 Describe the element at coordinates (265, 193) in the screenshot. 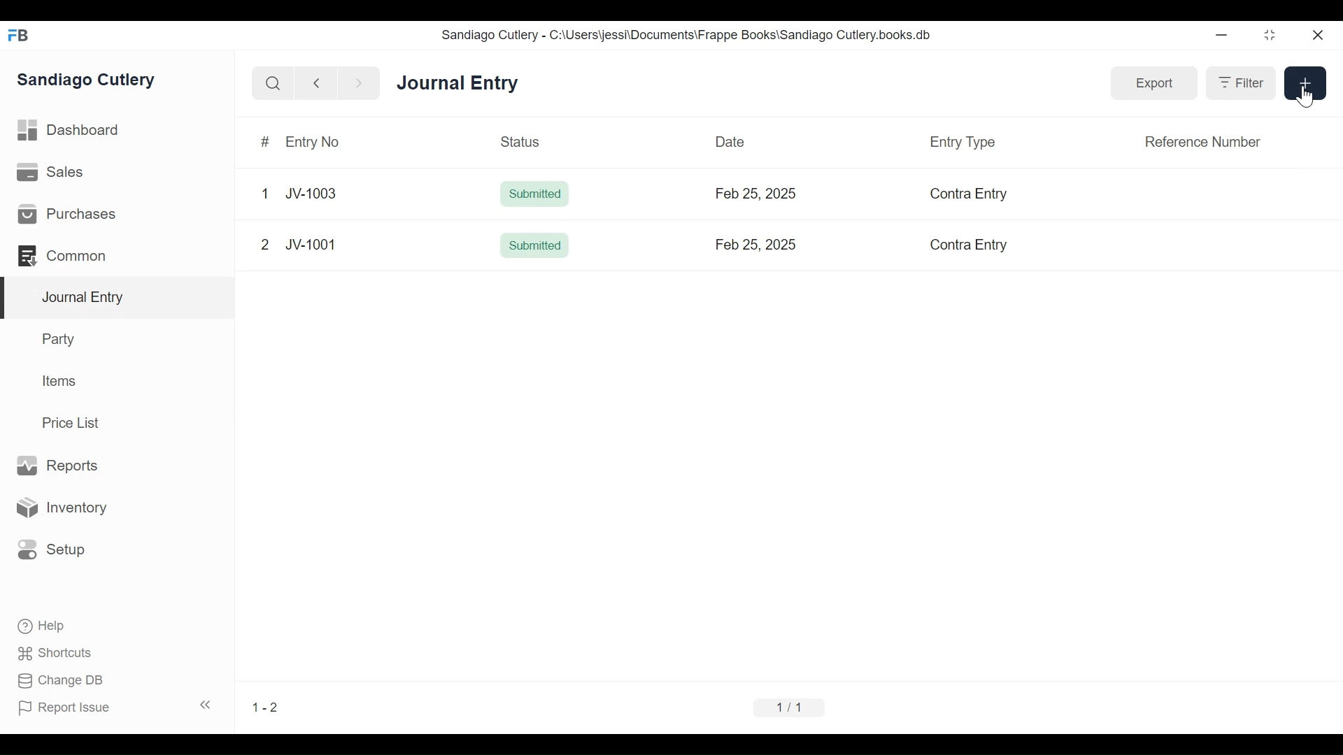

I see `1` at that location.